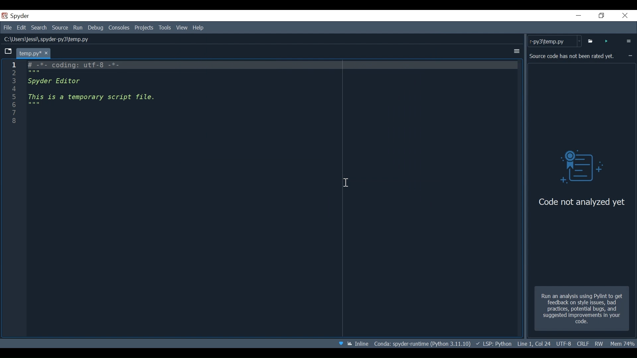 This screenshot has width=637, height=358. I want to click on minimize, so click(578, 15).